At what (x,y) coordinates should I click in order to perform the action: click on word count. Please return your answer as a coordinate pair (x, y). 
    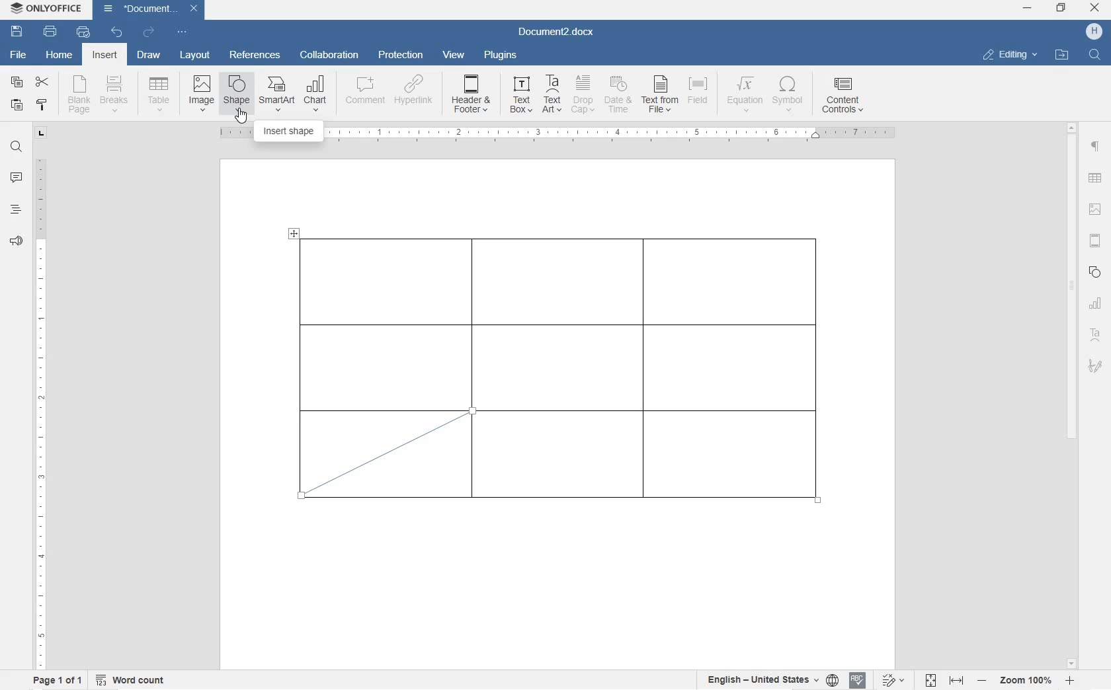
    Looking at the image, I should click on (132, 679).